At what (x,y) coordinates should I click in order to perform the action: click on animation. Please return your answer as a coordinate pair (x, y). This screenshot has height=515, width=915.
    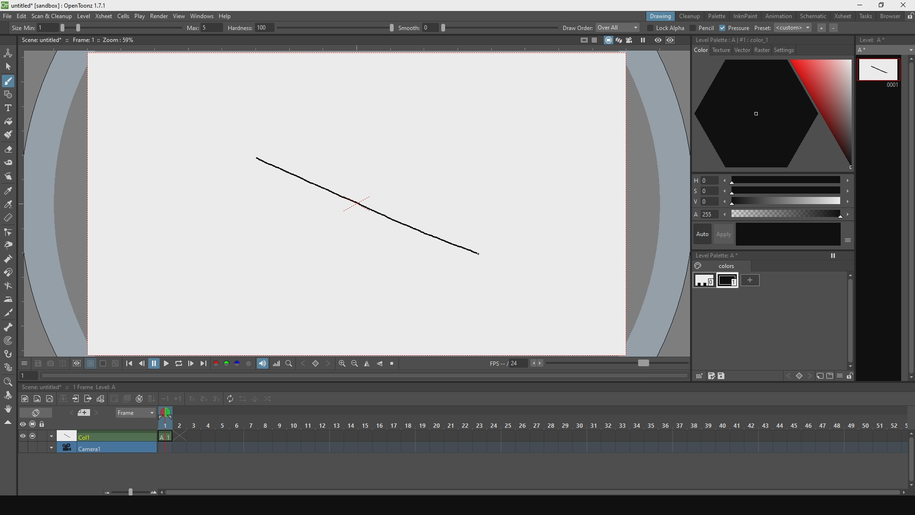
    Looking at the image, I should click on (780, 17).